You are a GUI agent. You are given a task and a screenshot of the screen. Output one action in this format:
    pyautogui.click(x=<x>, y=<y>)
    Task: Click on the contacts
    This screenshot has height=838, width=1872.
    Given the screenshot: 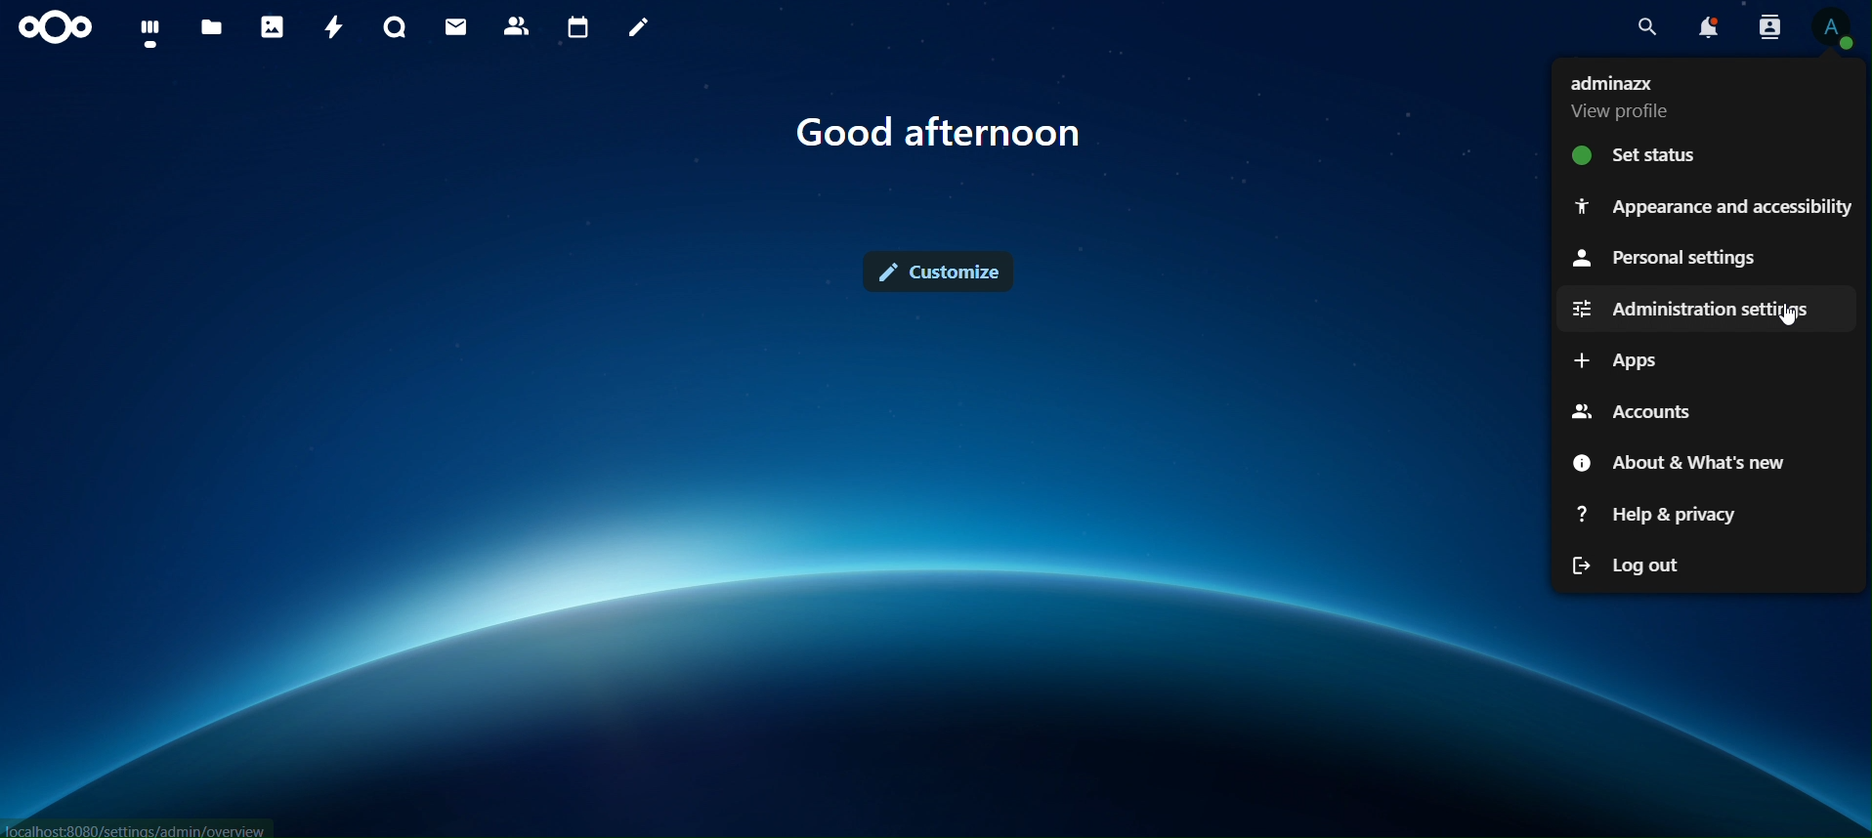 What is the action you would take?
    pyautogui.click(x=521, y=27)
    